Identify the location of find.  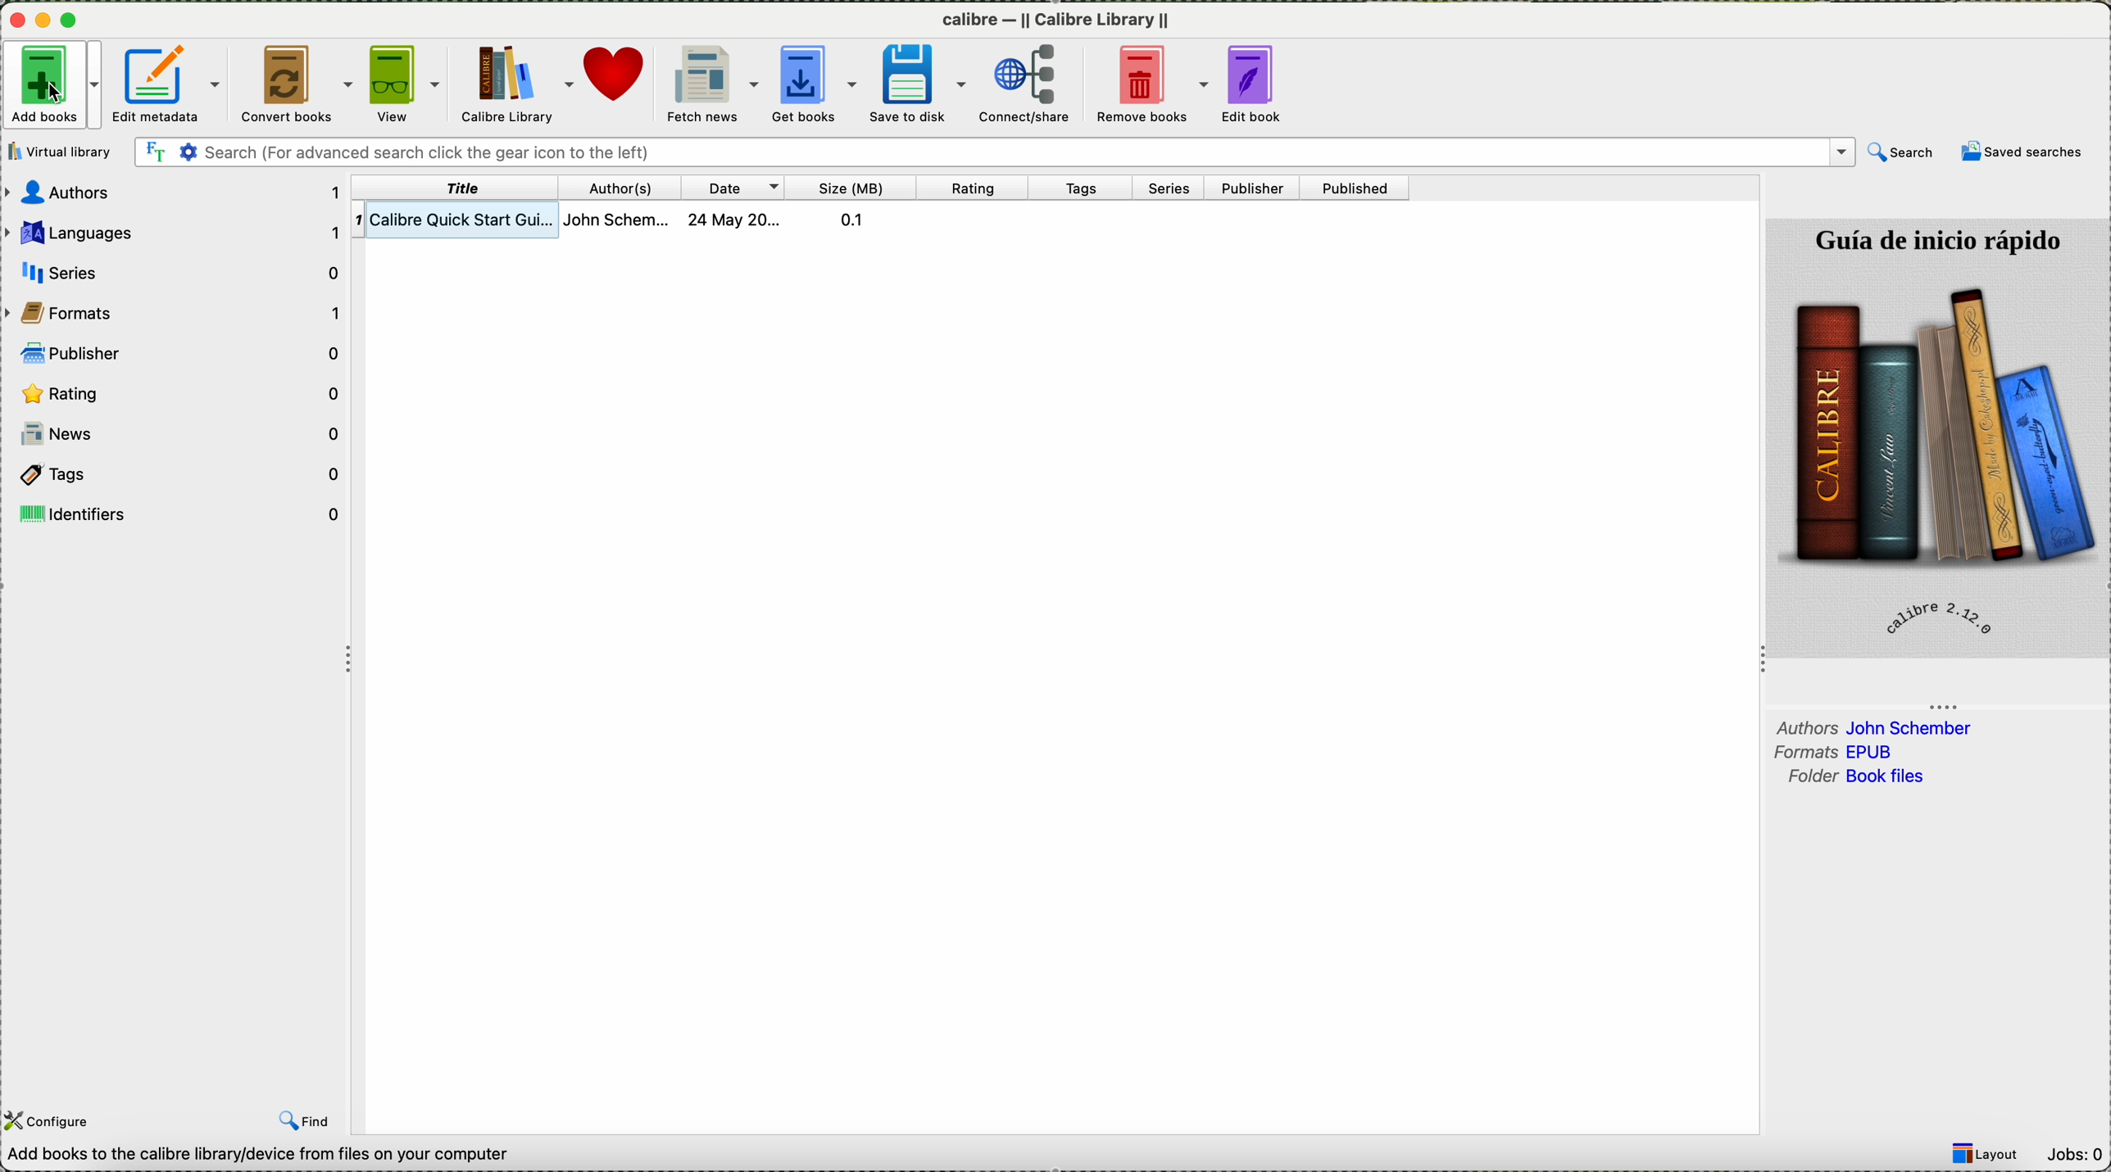
(305, 1120).